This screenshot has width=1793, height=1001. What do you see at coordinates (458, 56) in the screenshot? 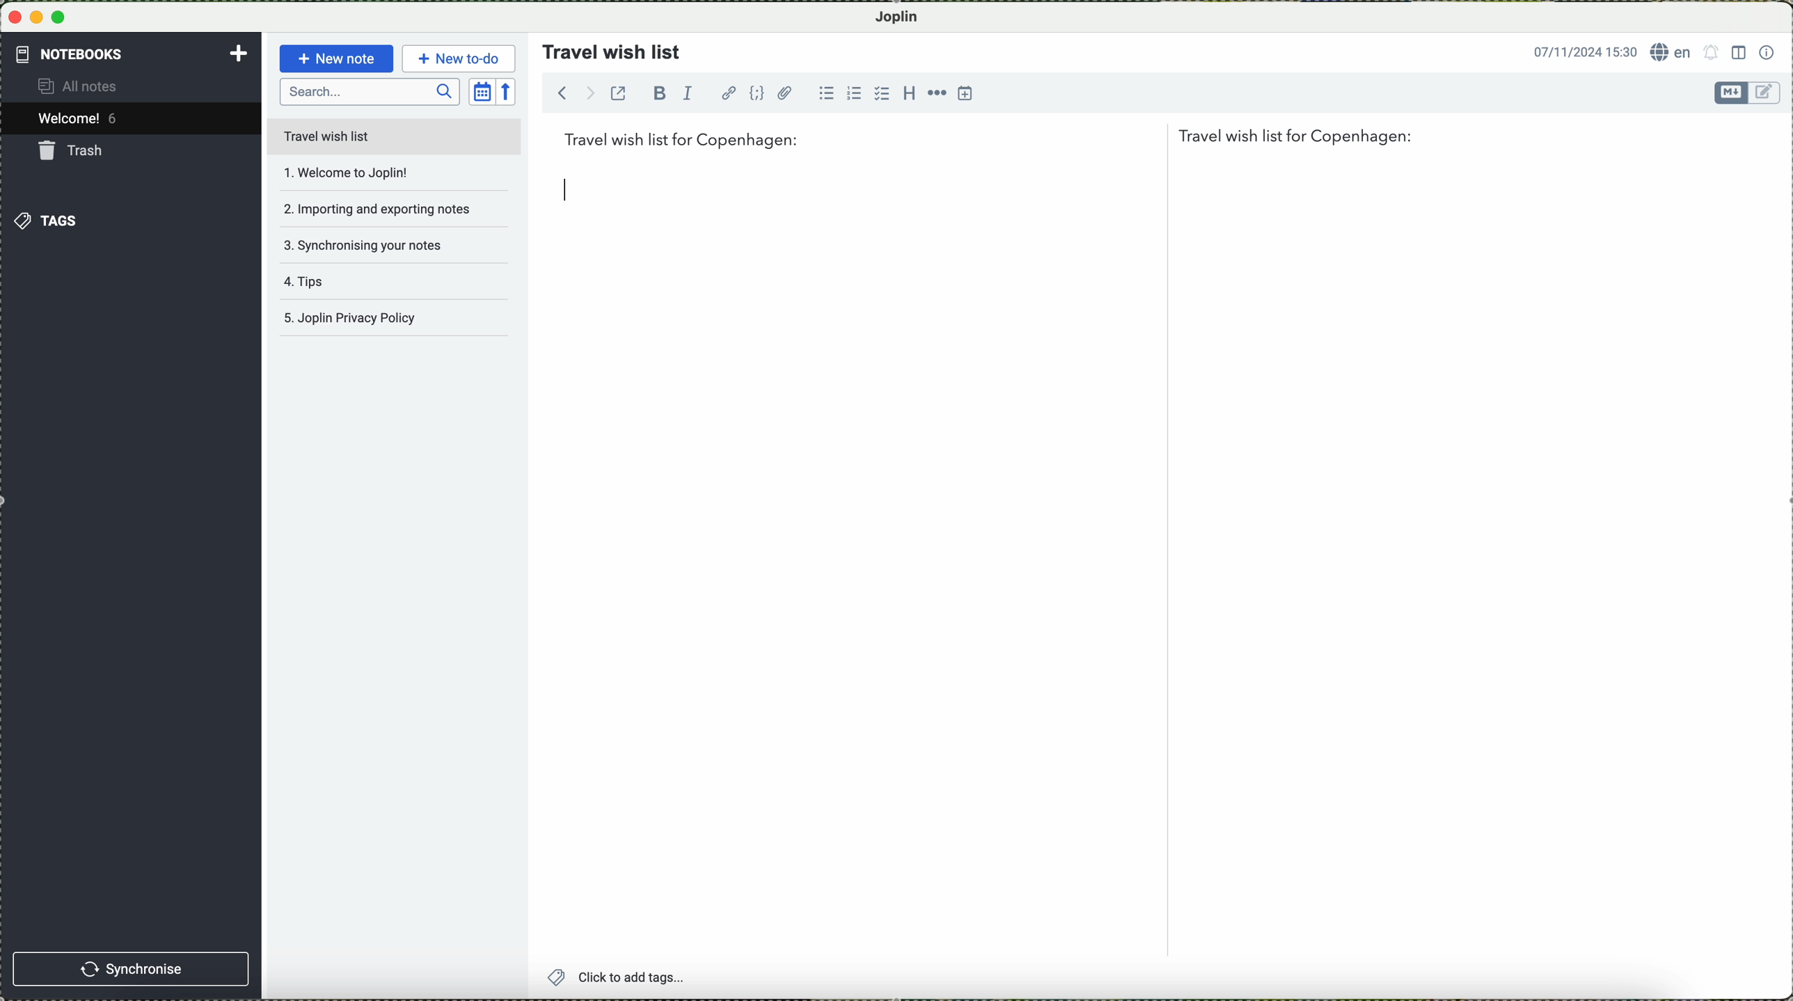
I see `new to-do` at bounding box center [458, 56].